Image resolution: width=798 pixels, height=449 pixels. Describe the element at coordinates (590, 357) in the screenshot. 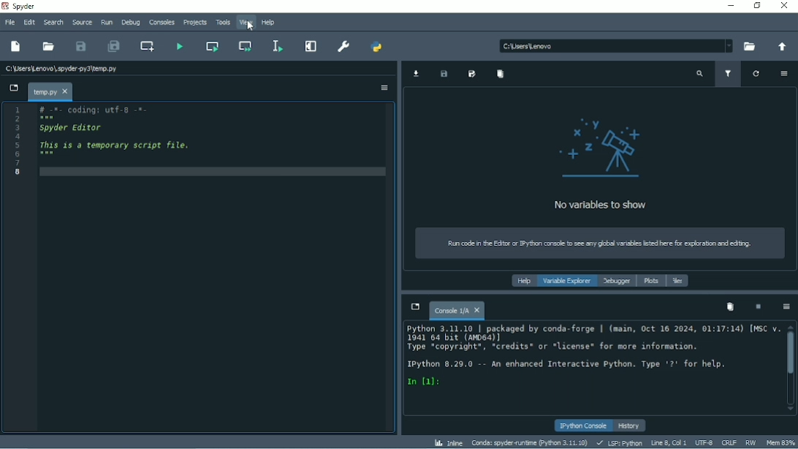

I see `Console` at that location.